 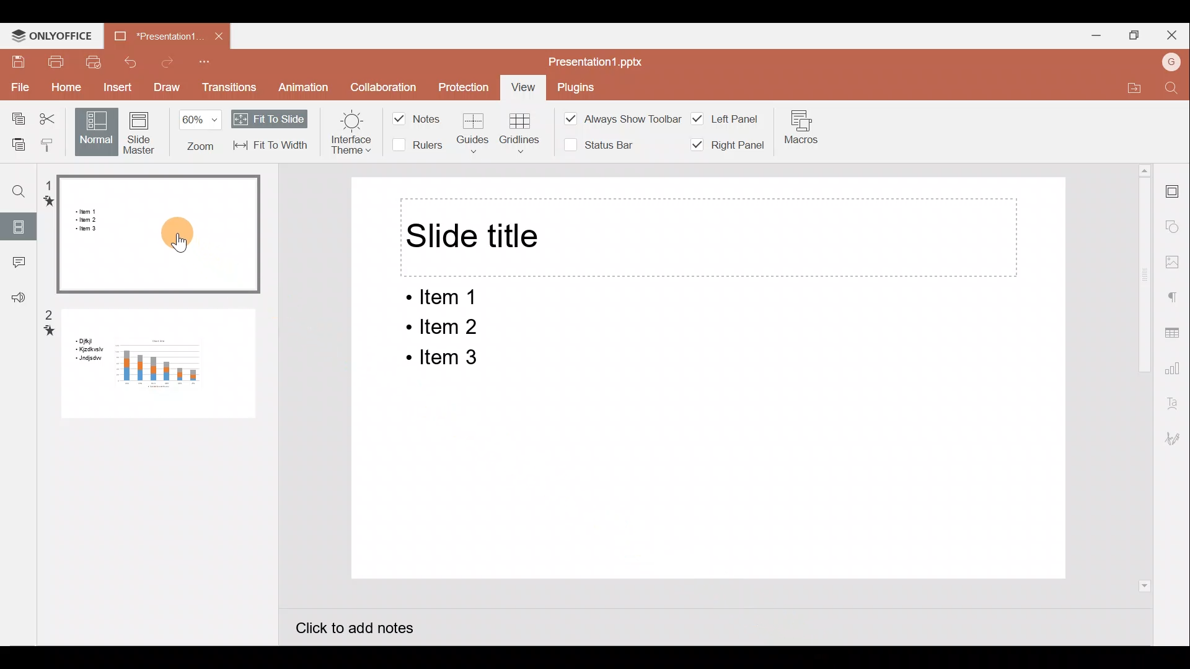 I want to click on View, so click(x=526, y=85).